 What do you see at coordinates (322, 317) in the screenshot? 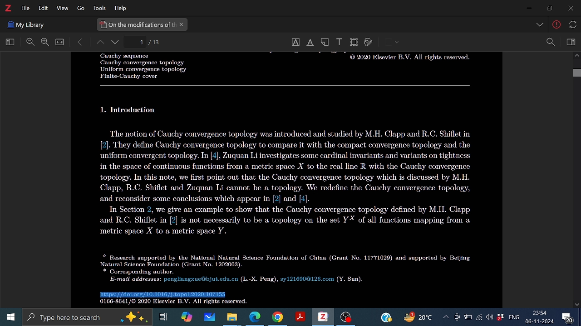
I see `Zotero` at bounding box center [322, 317].